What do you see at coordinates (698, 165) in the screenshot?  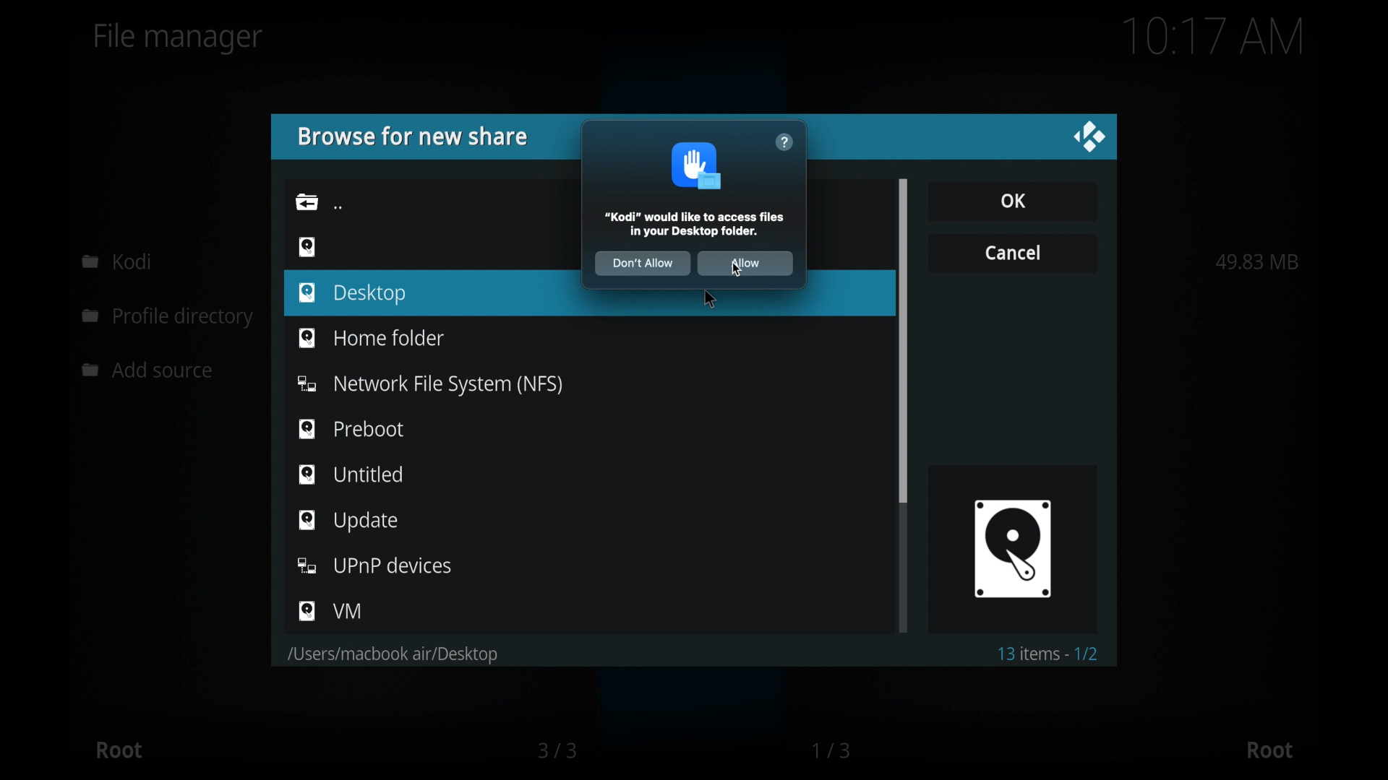 I see `stop icon` at bounding box center [698, 165].